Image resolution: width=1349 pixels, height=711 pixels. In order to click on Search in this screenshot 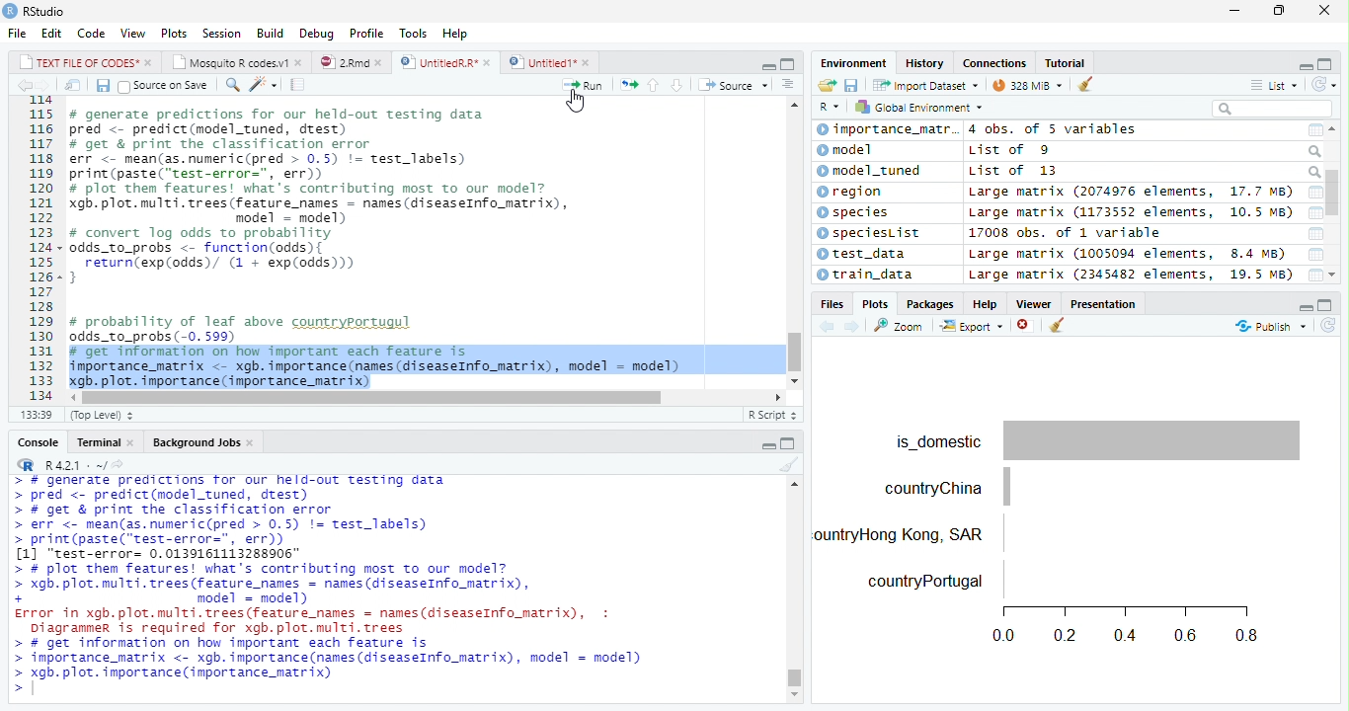, I will do `click(1314, 150)`.